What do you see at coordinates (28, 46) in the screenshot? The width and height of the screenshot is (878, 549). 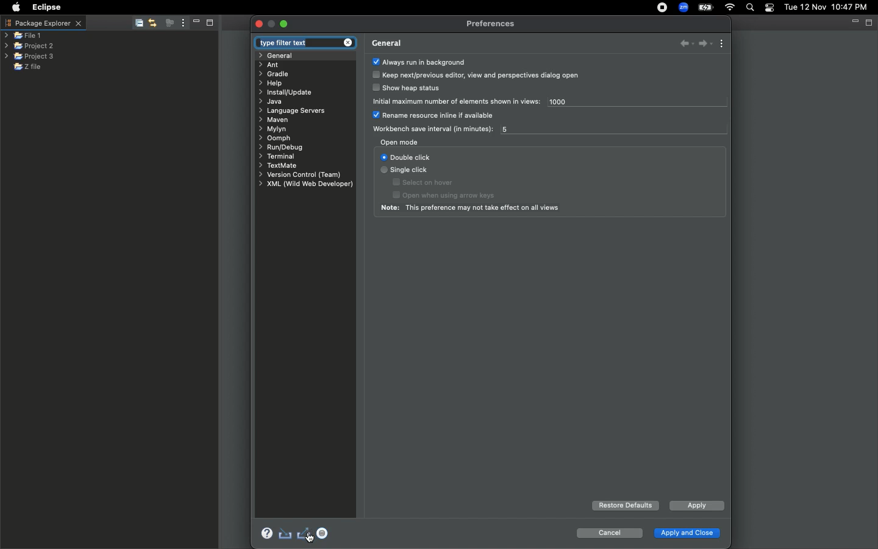 I see `Project 2` at bounding box center [28, 46].